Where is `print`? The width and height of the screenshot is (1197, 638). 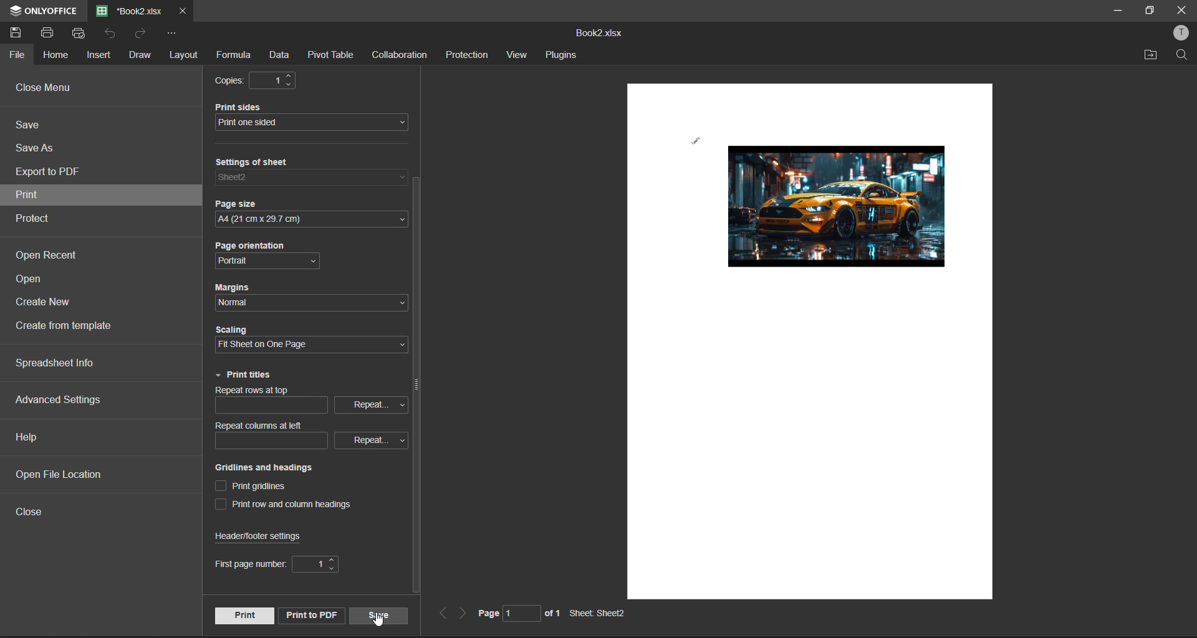
print is located at coordinates (46, 196).